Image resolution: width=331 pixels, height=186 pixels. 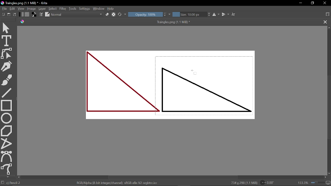 What do you see at coordinates (21, 14) in the screenshot?
I see `Fill pattern` at bounding box center [21, 14].